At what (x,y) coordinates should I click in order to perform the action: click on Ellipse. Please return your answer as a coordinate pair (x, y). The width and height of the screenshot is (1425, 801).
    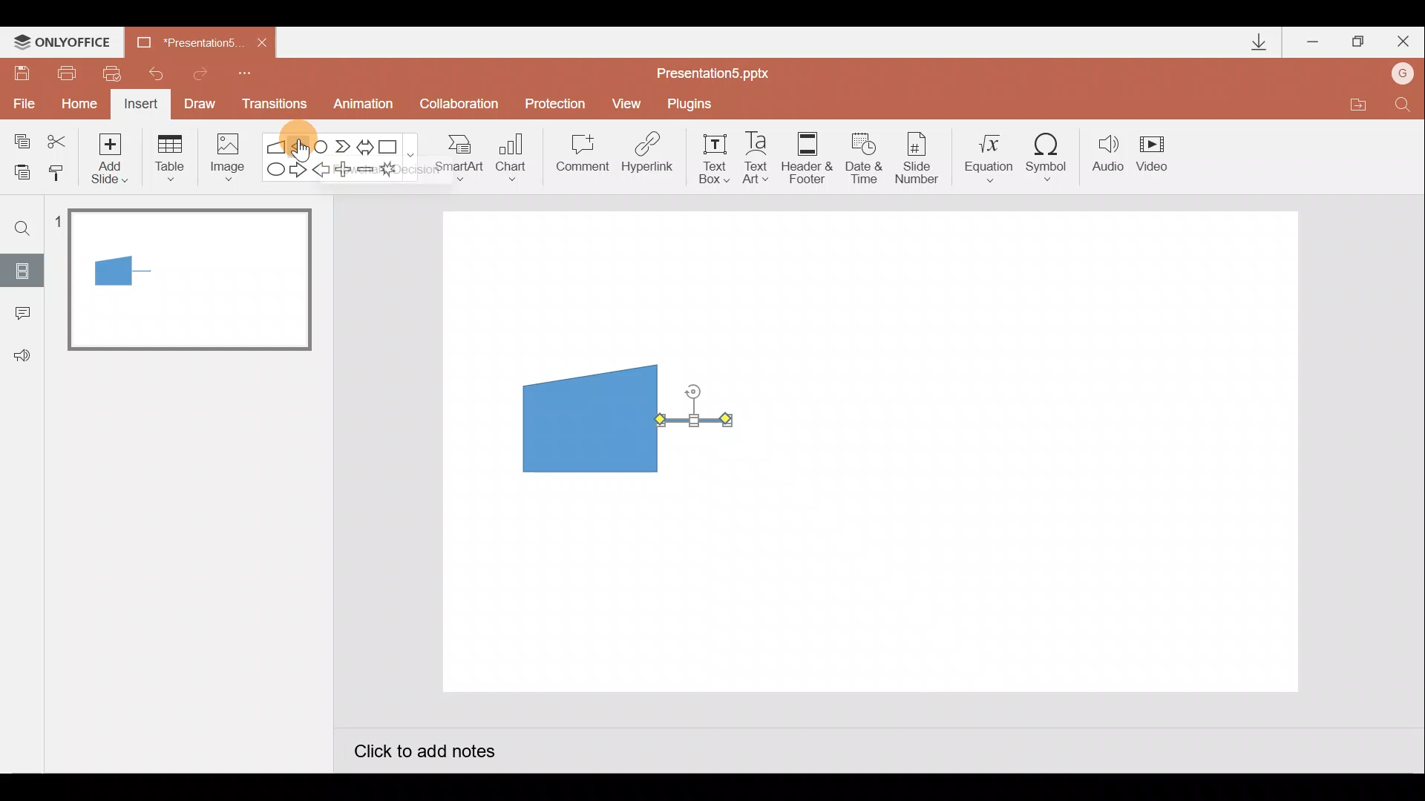
    Looking at the image, I should click on (272, 170).